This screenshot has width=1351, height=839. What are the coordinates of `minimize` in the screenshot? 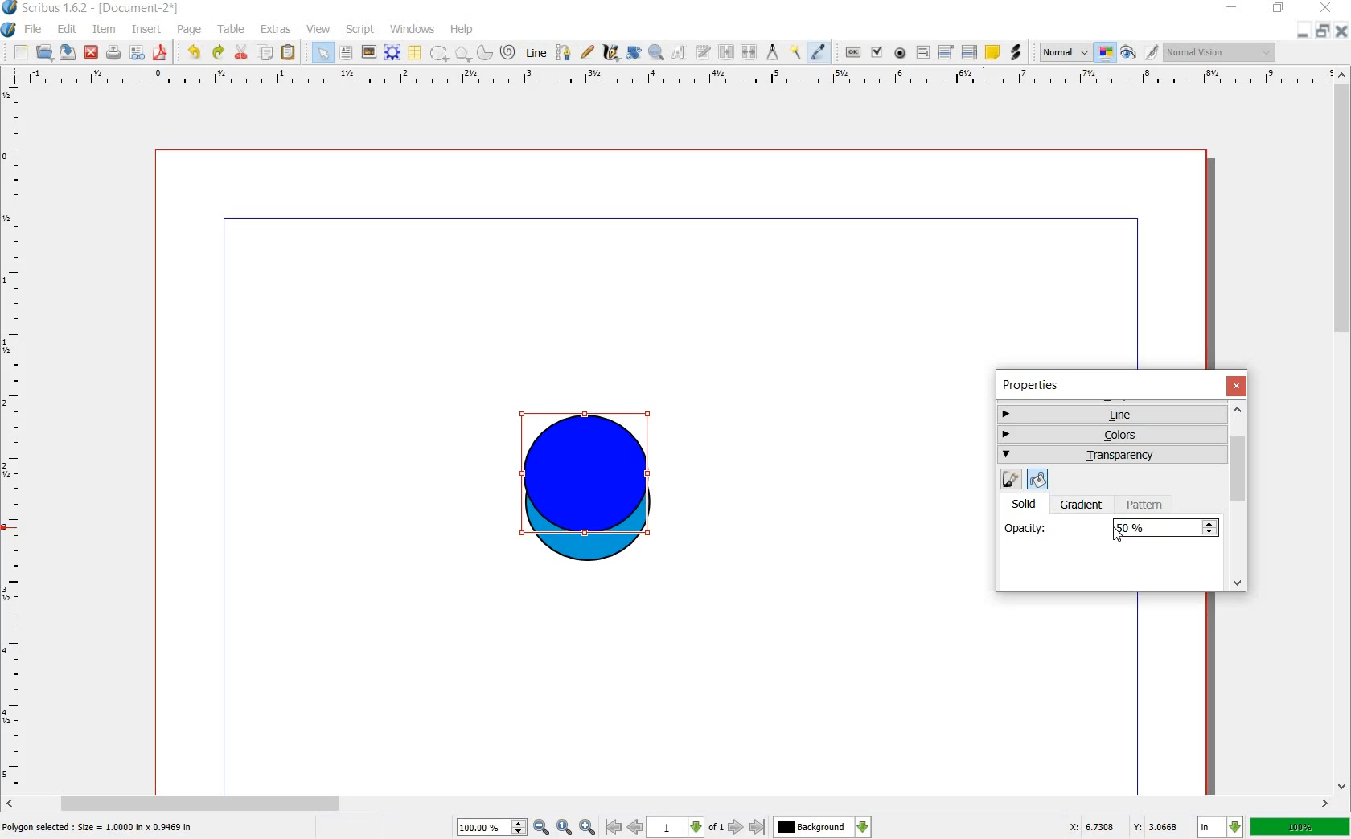 It's located at (1302, 32).